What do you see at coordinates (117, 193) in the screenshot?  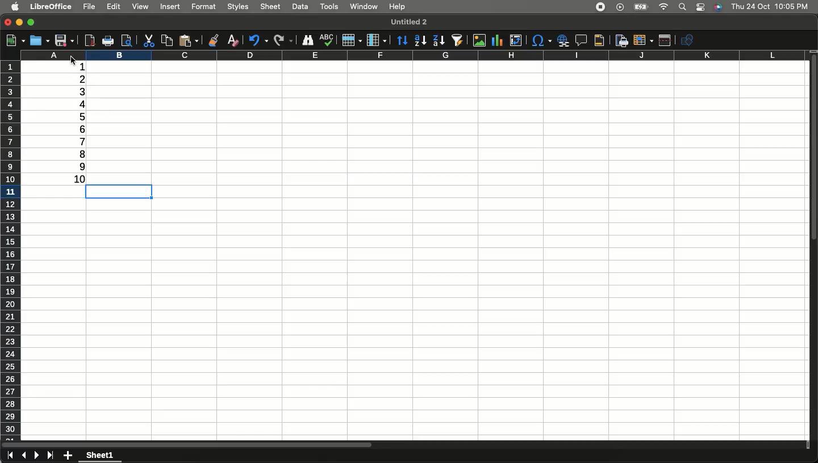 I see `Current cell` at bounding box center [117, 193].